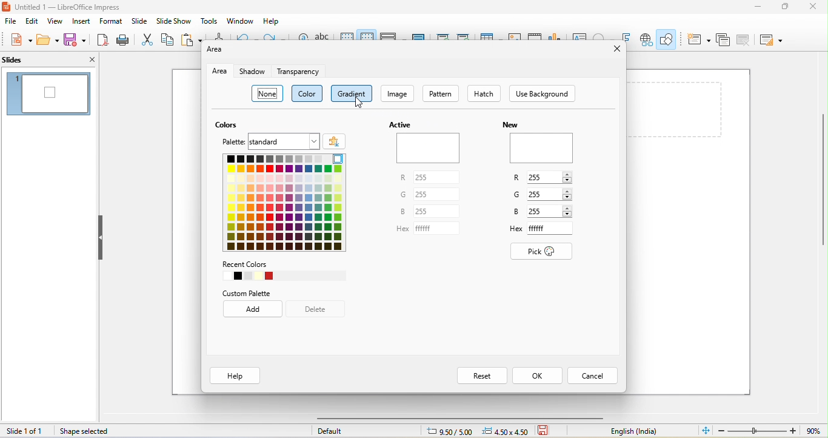  I want to click on slideshow, so click(174, 21).